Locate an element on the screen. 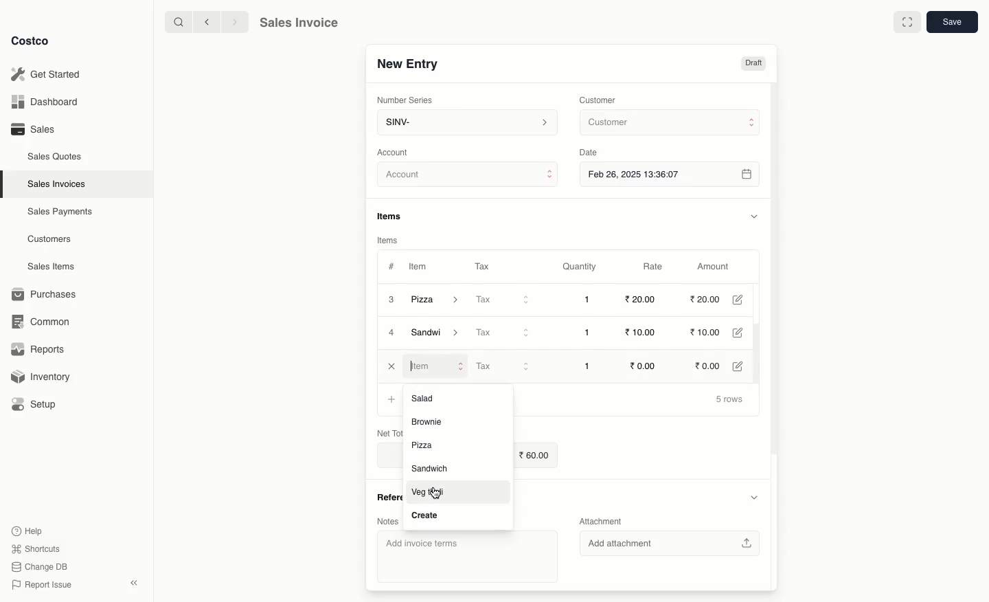  60.00 is located at coordinates (536, 456).